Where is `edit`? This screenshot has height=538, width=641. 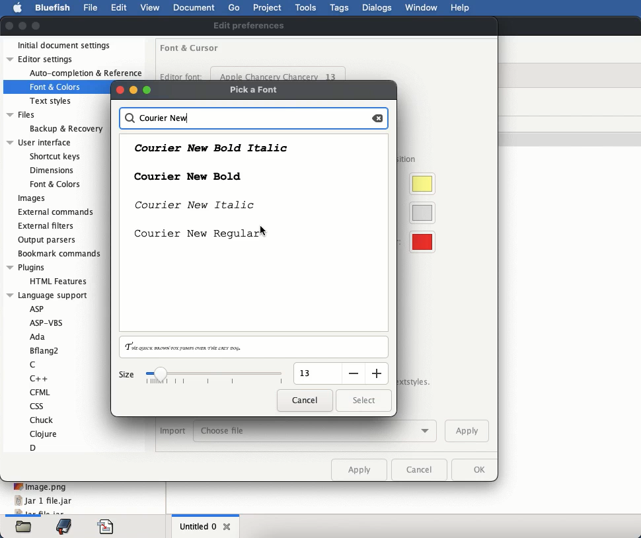 edit is located at coordinates (118, 7).